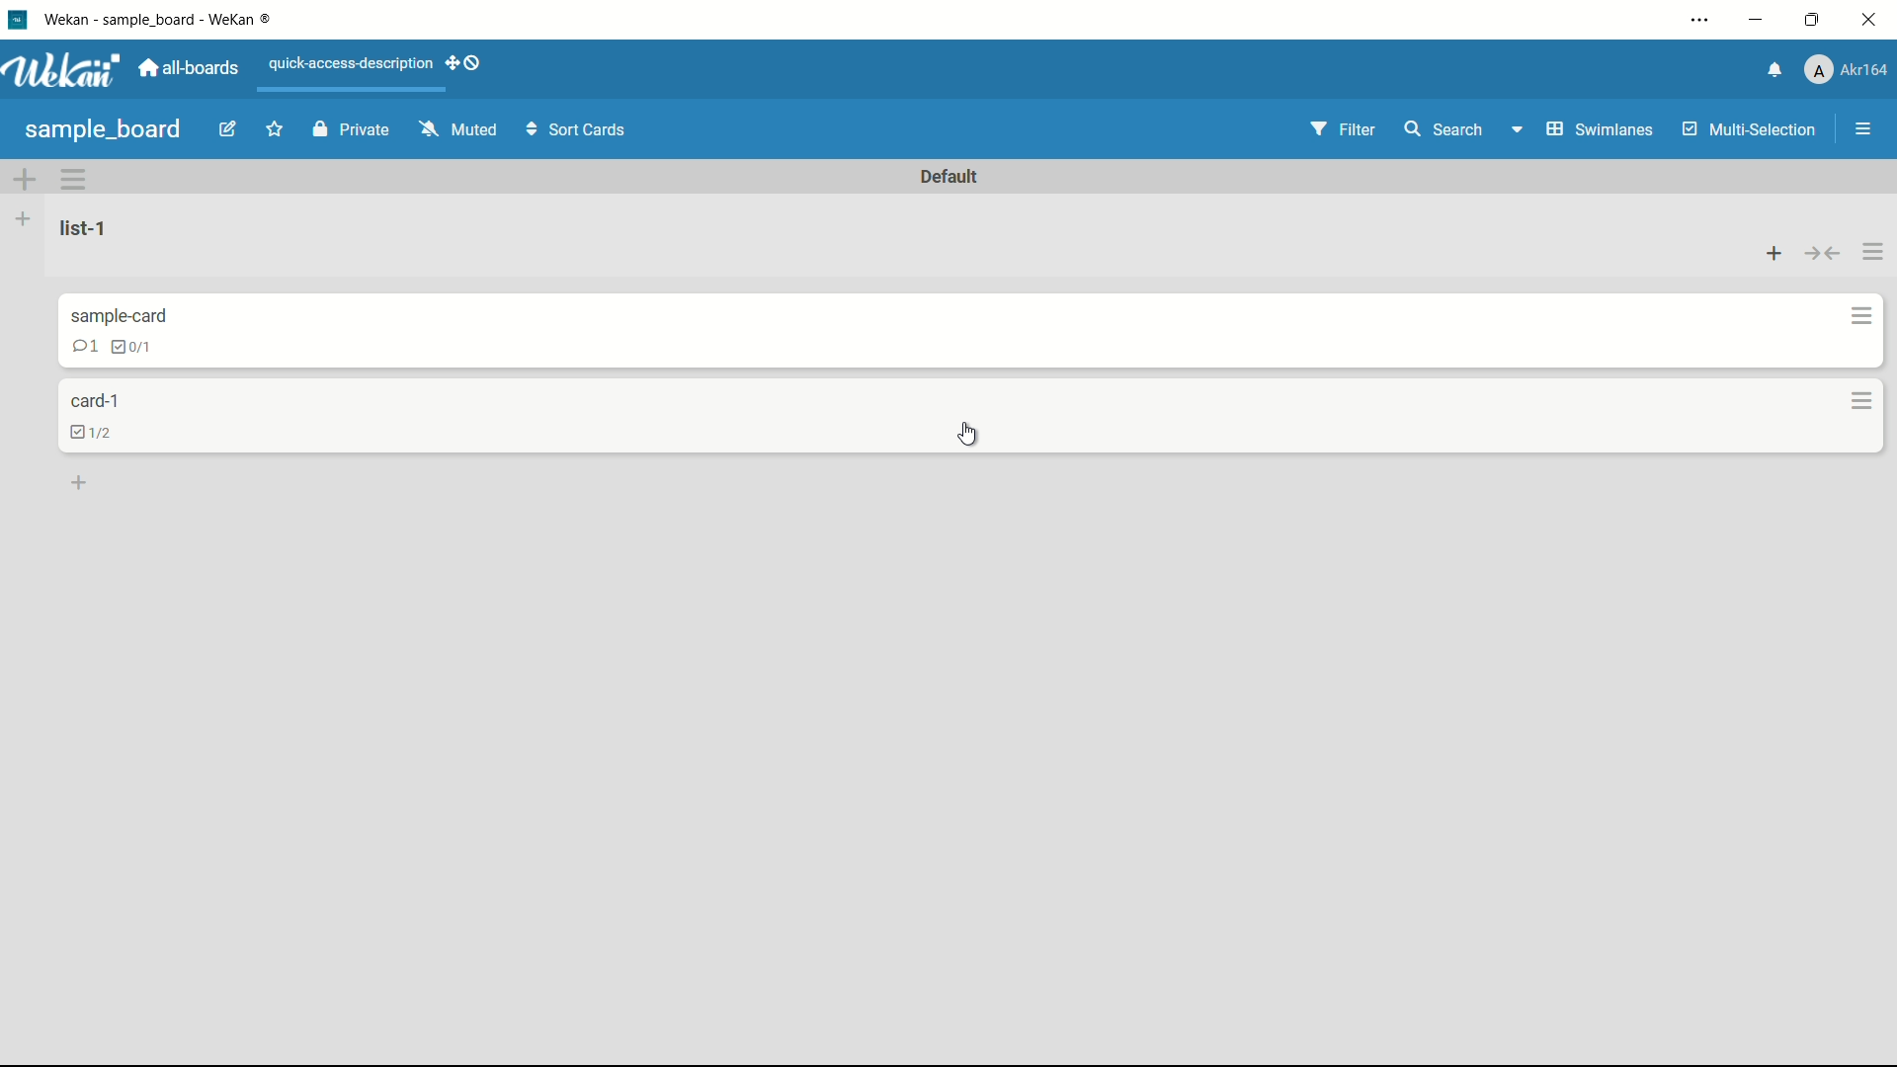 This screenshot has width=1897, height=1067. What do you see at coordinates (976, 432) in the screenshot?
I see `cursor` at bounding box center [976, 432].